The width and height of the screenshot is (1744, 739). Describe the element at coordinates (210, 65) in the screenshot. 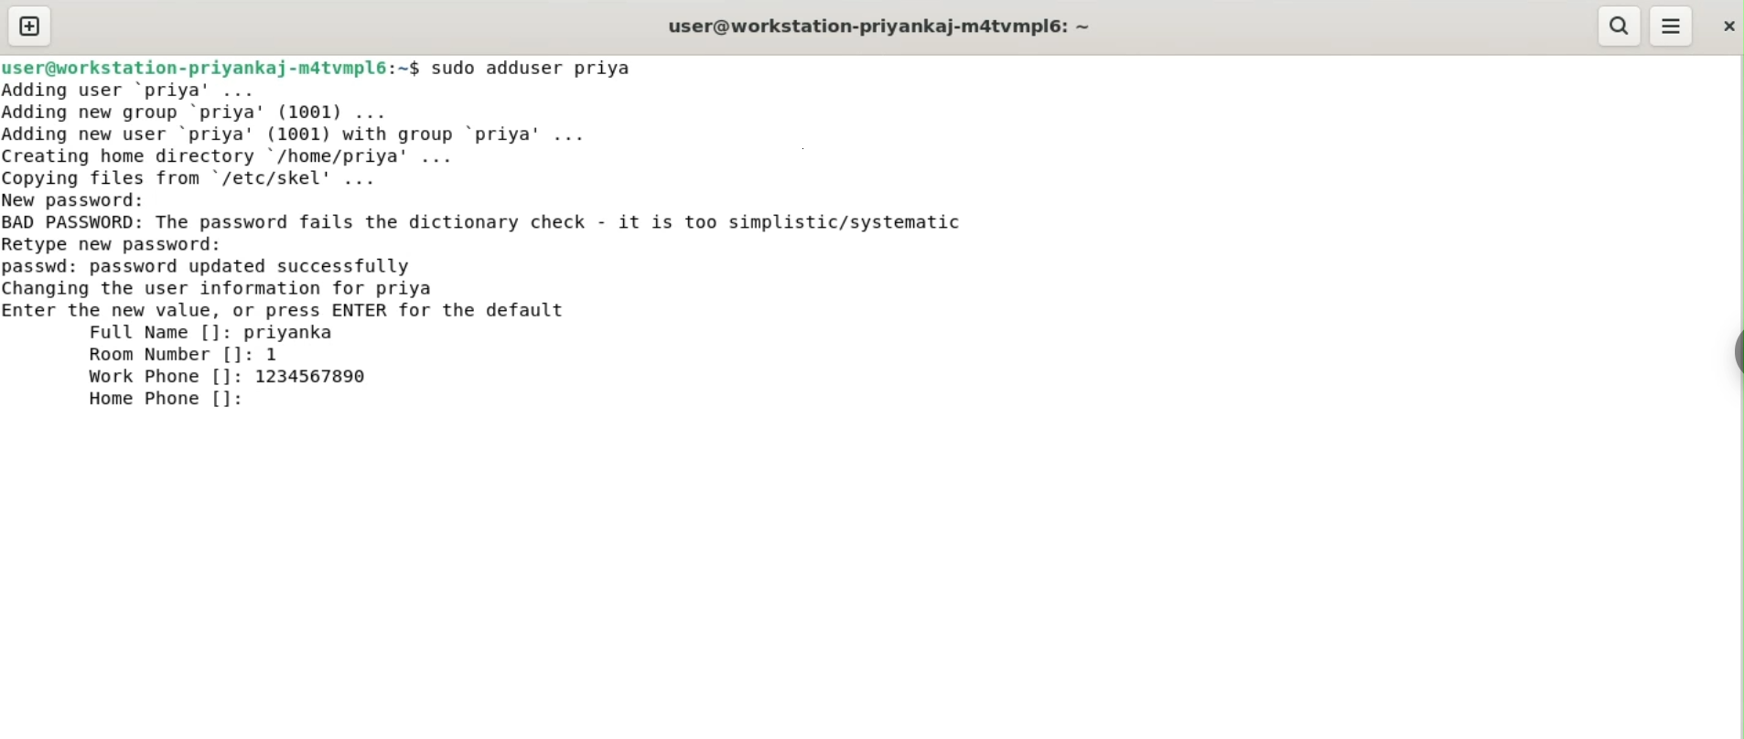

I see `user@workstation-priyankaj-m4tvmpl6:~$` at that location.